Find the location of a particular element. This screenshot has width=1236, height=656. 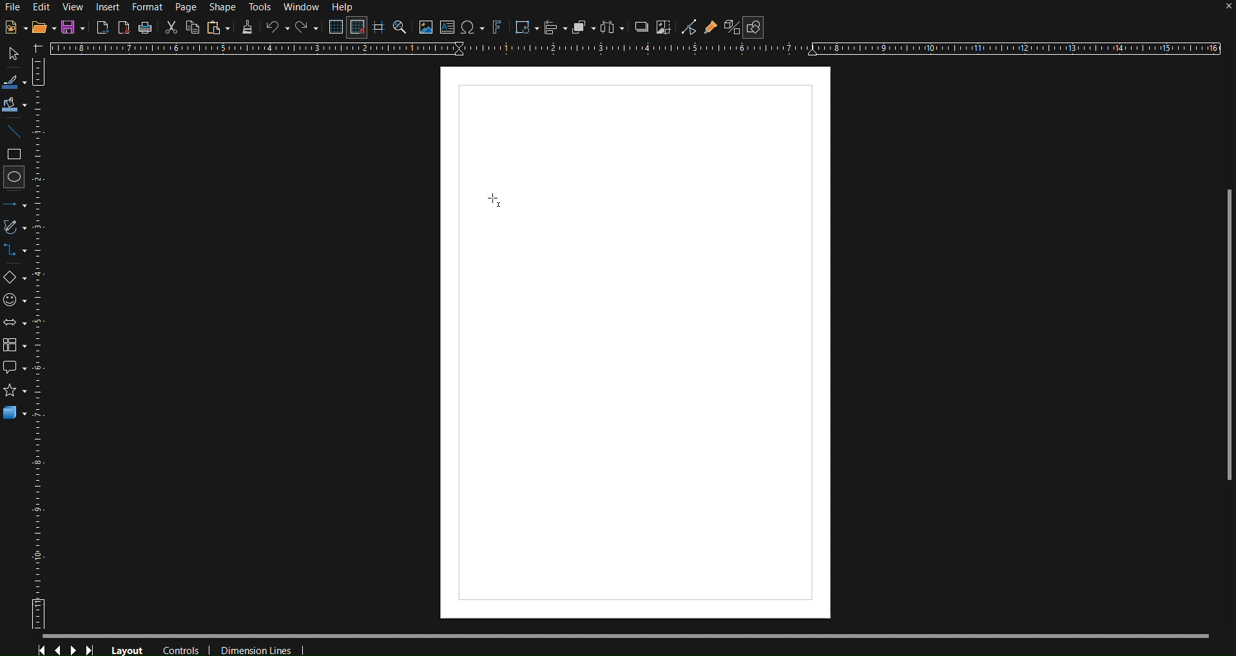

Insert special character is located at coordinates (471, 28).